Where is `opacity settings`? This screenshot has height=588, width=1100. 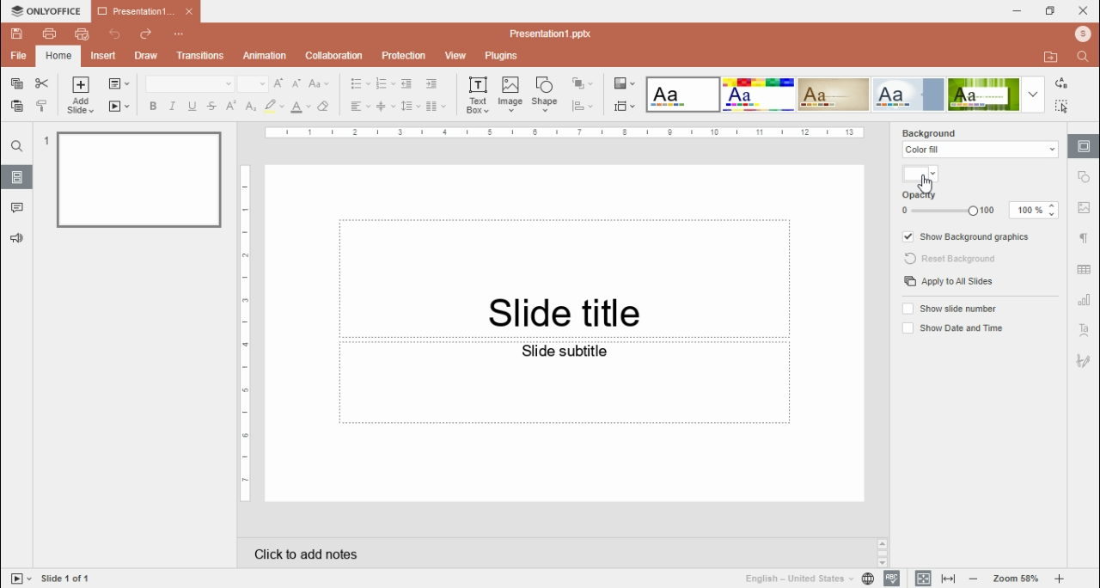
opacity settings is located at coordinates (977, 205).